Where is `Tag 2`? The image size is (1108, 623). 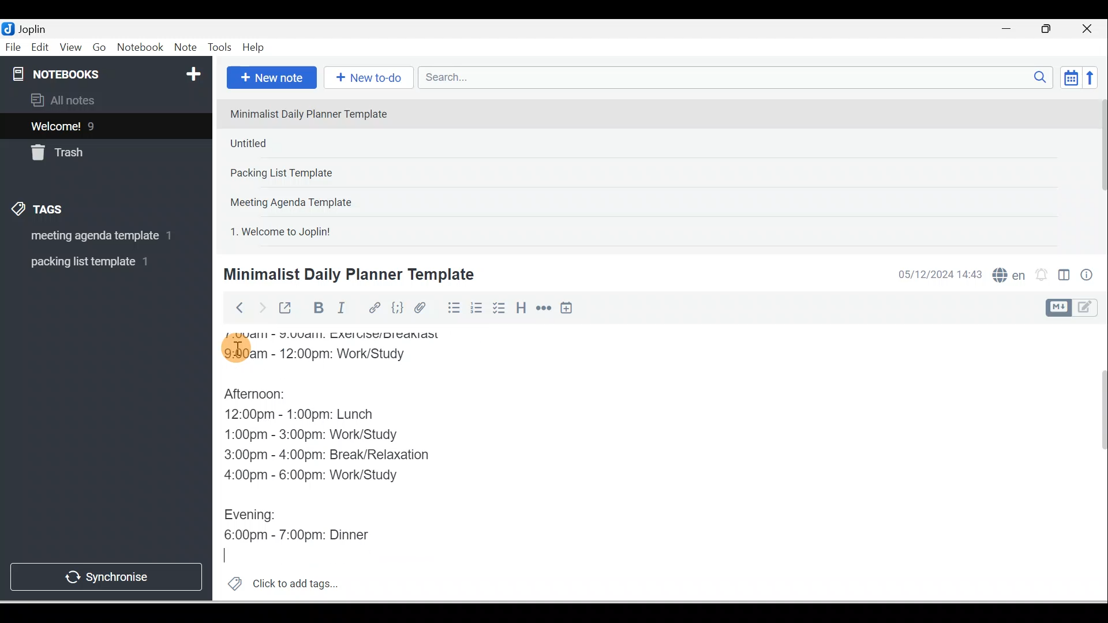
Tag 2 is located at coordinates (98, 262).